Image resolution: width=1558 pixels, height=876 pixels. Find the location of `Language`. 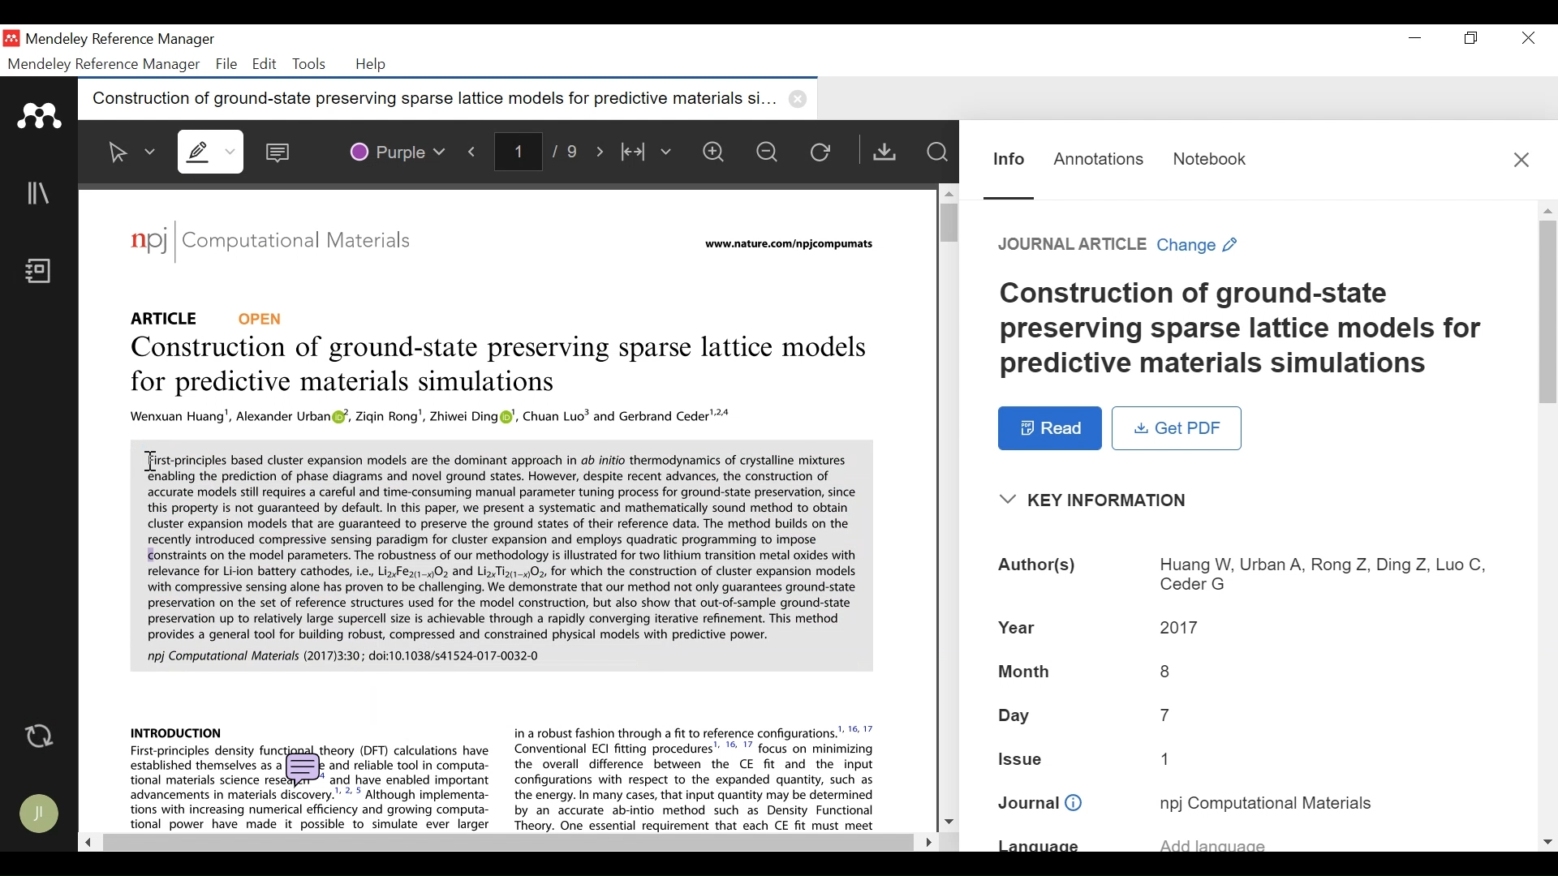

Language is located at coordinates (1213, 841).